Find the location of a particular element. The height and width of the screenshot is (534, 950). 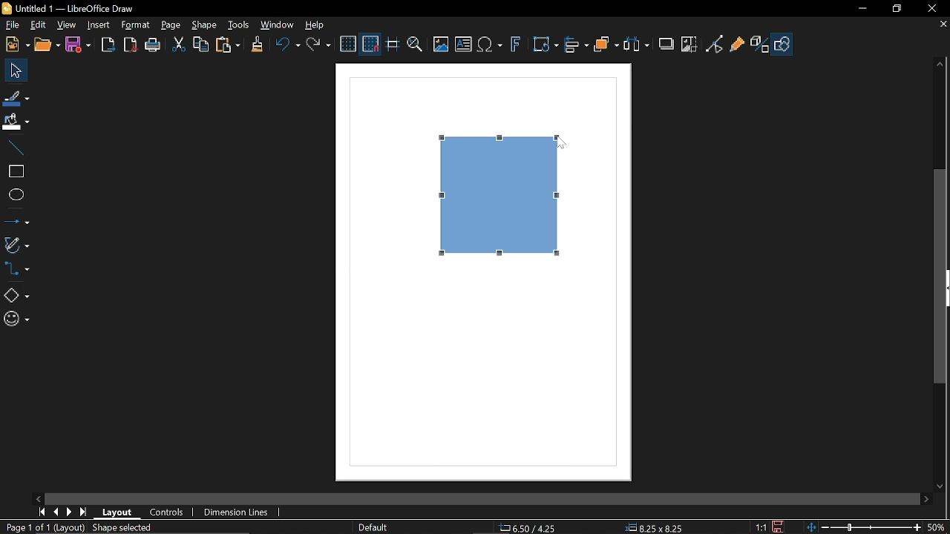

Glue is located at coordinates (738, 46).